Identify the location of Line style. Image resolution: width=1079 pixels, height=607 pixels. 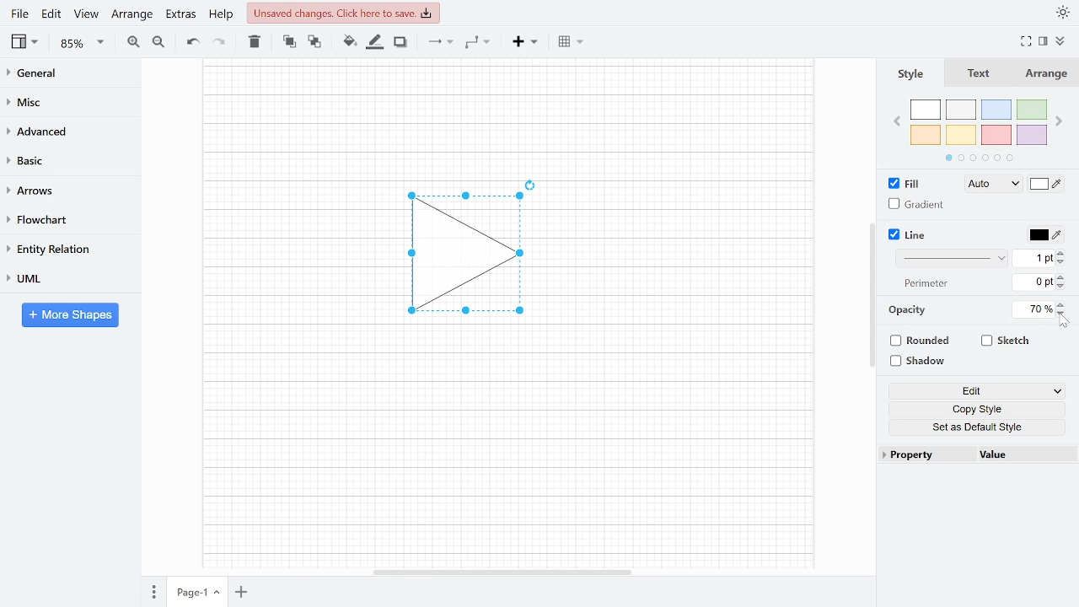
(954, 258).